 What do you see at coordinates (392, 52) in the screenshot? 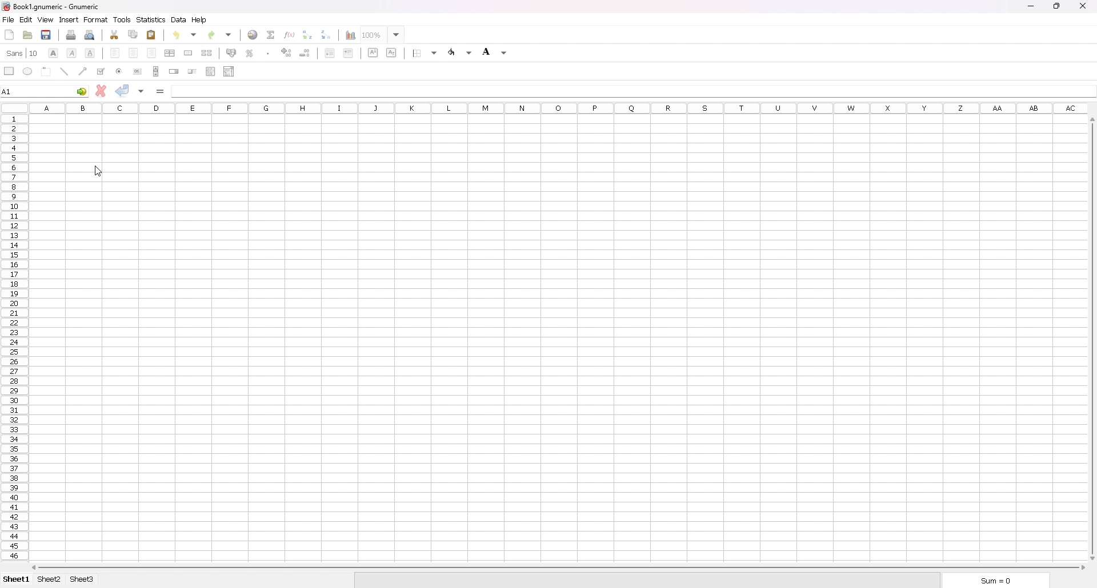
I see `subscript` at bounding box center [392, 52].